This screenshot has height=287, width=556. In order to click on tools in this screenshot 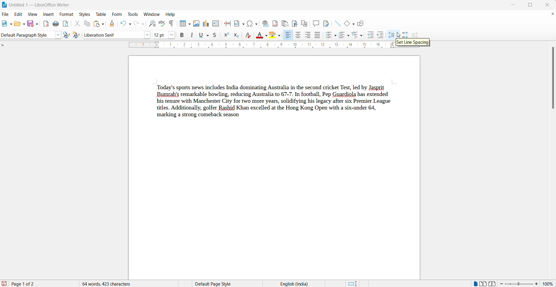, I will do `click(134, 14)`.